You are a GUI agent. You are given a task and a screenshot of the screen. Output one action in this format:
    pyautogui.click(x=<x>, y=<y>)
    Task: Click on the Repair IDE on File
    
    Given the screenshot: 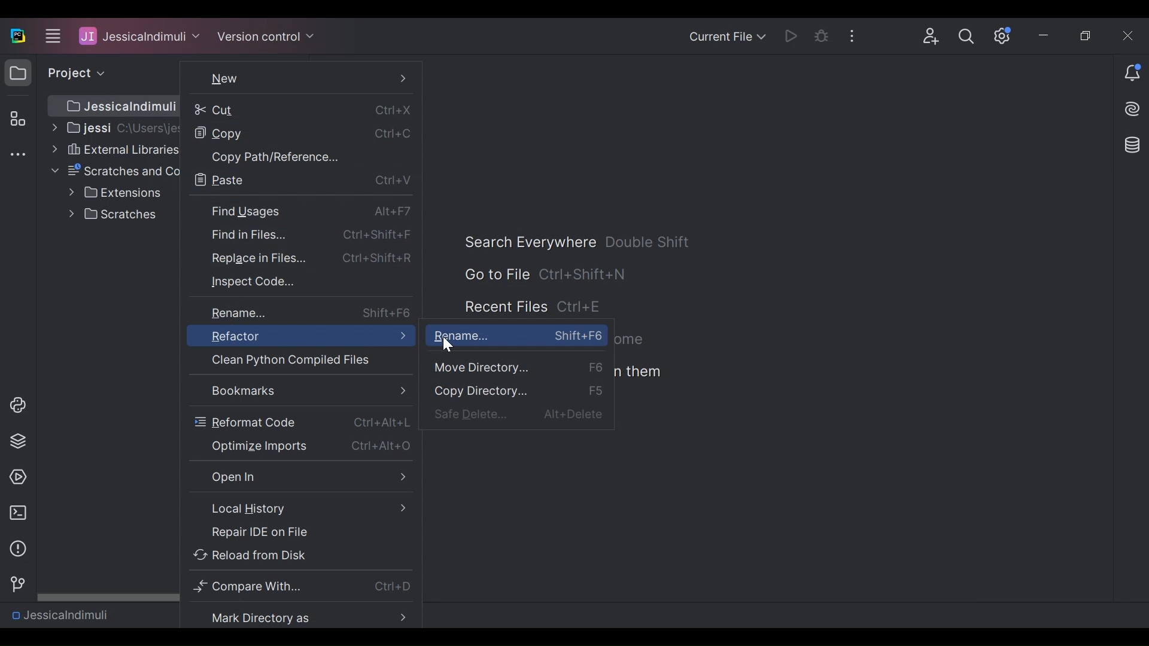 What is the action you would take?
    pyautogui.click(x=299, y=533)
    